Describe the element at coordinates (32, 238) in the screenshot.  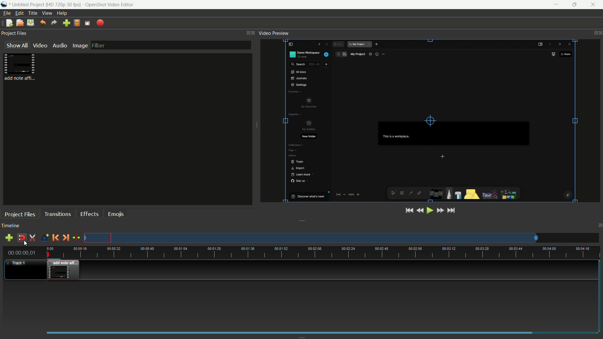
I see `enable razor` at that location.